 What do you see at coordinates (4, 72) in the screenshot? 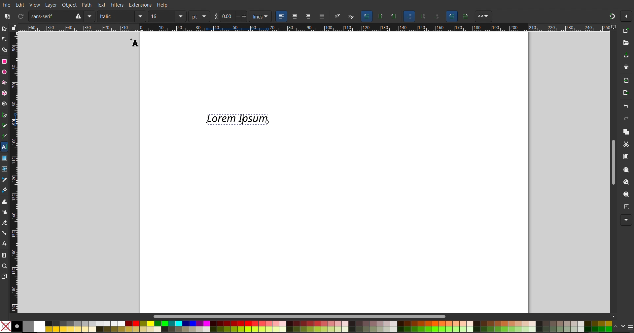
I see `Ellipse` at bounding box center [4, 72].